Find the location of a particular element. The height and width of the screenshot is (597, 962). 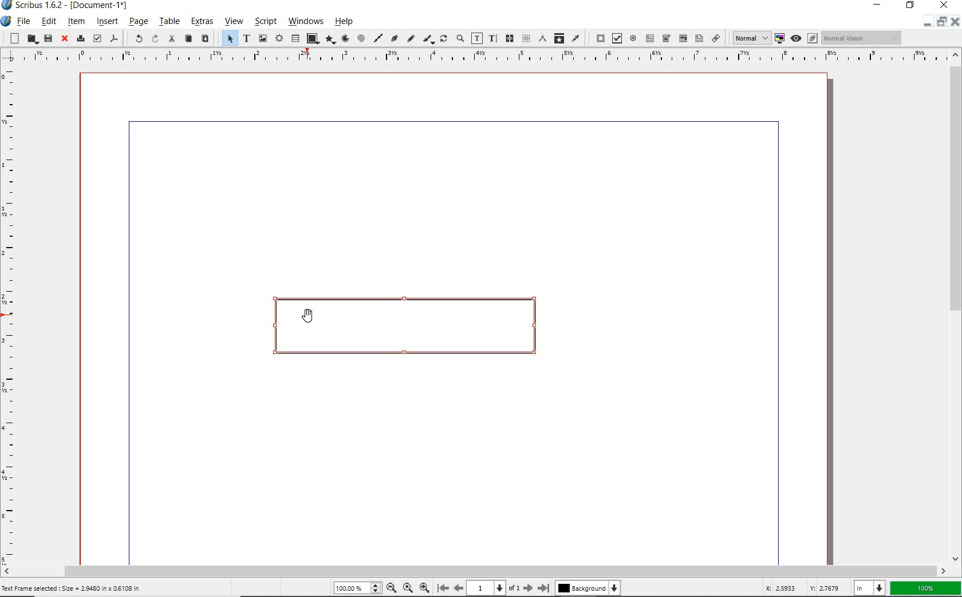

undo is located at coordinates (134, 38).